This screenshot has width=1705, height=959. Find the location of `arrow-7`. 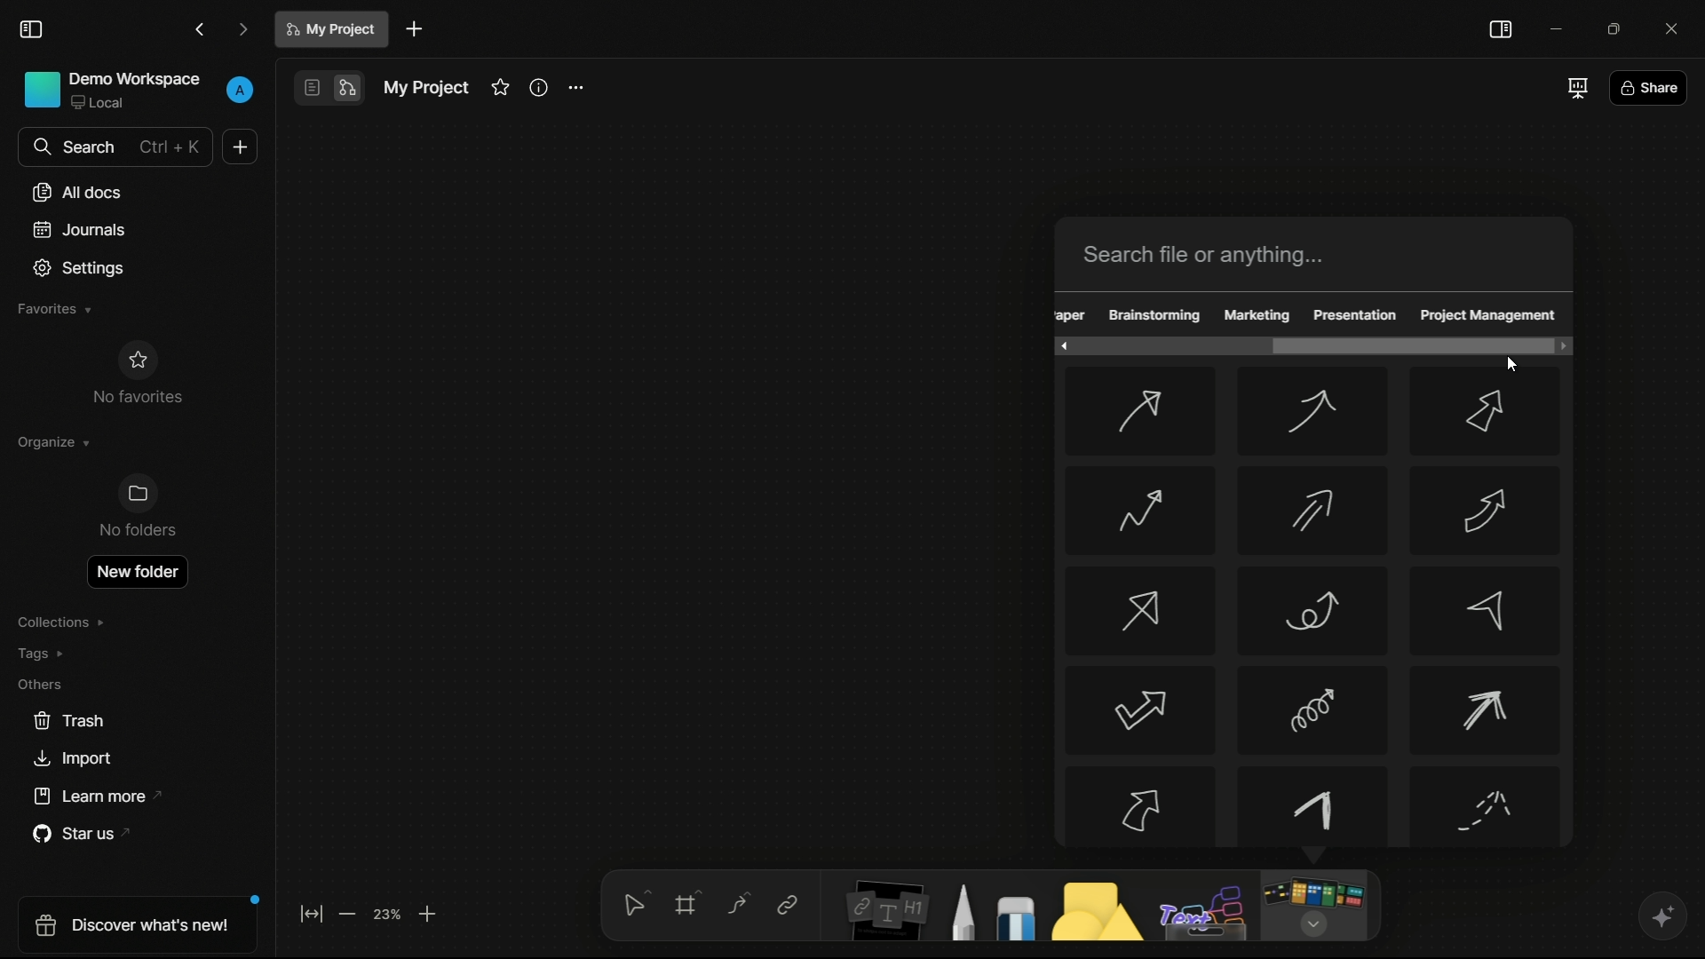

arrow-7 is located at coordinates (1141, 610).